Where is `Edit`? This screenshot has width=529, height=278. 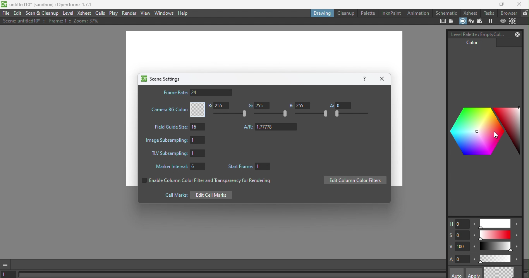 Edit is located at coordinates (19, 14).